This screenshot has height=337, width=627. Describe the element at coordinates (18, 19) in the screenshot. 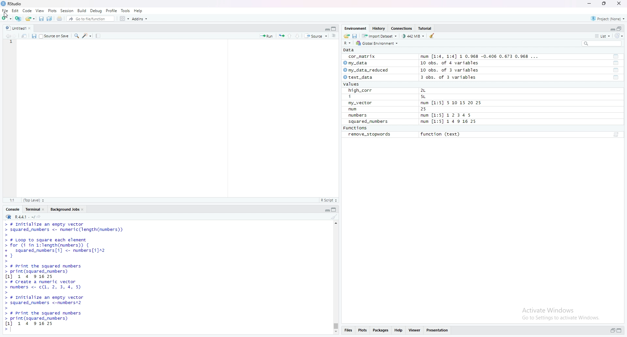

I see `Create a Project` at that location.